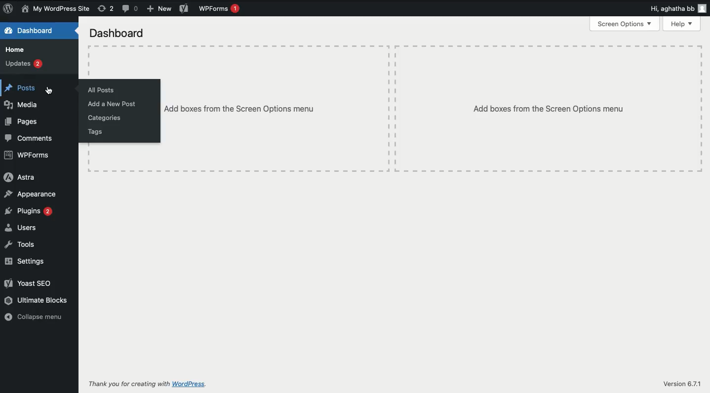  What do you see at coordinates (158, 9) in the screenshot?
I see `Add` at bounding box center [158, 9].